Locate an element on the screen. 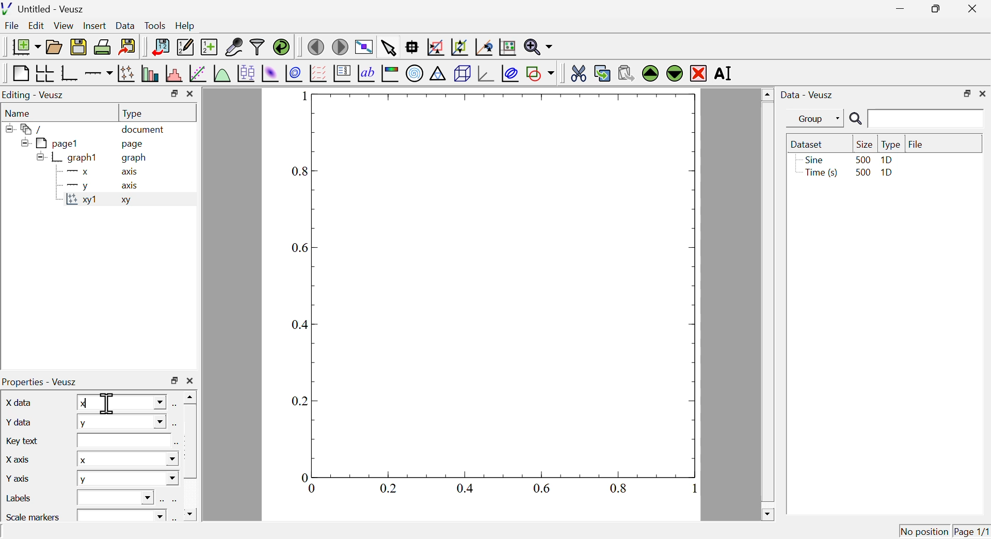 Image resolution: width=991 pixels, height=539 pixels. move the selected widget up is located at coordinates (650, 73).